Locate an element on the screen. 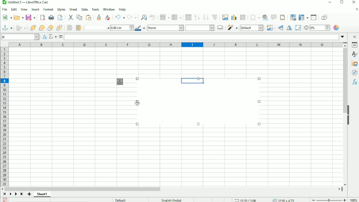 The width and height of the screenshot is (359, 202). Properties is located at coordinates (354, 45).